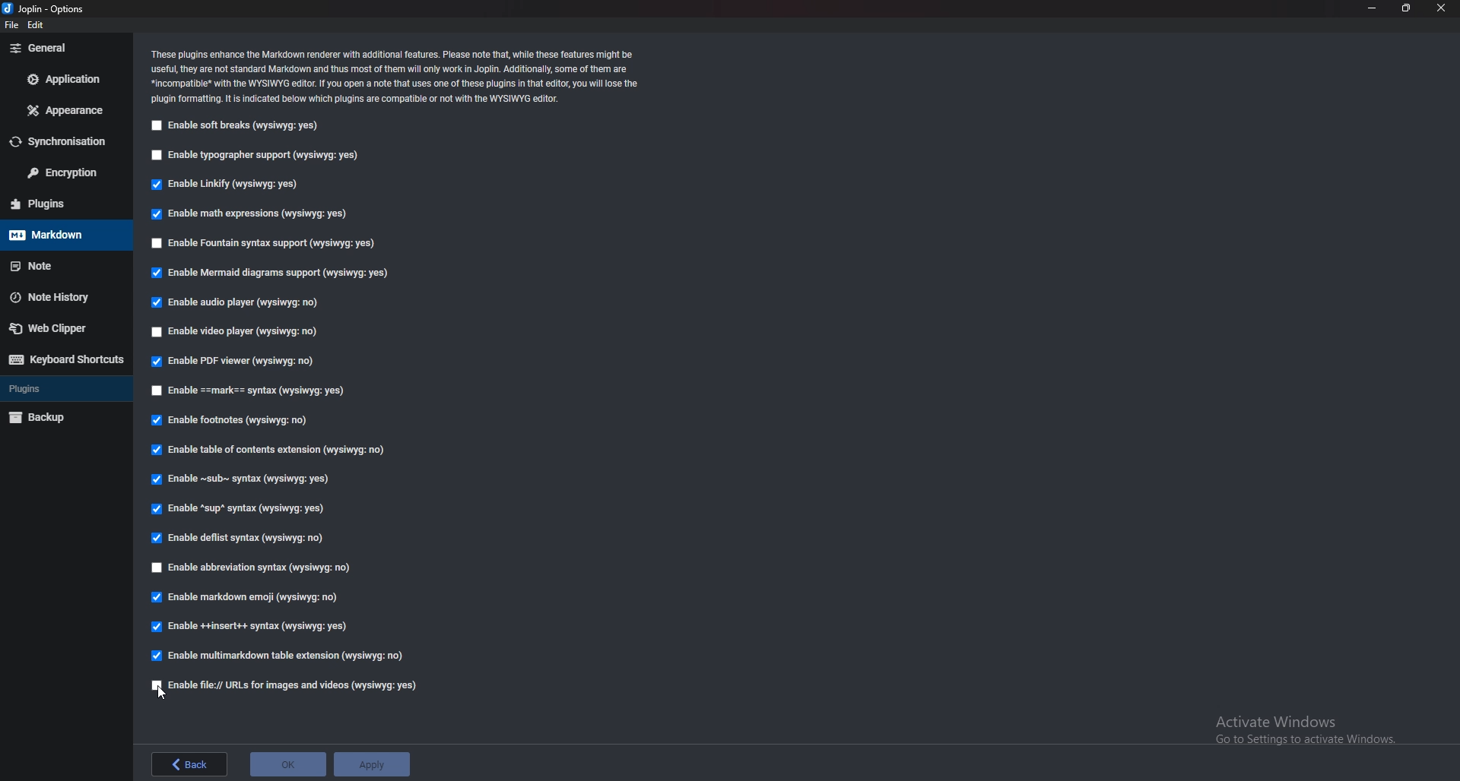 The height and width of the screenshot is (781, 1460). I want to click on Enable sub syntax, so click(243, 482).